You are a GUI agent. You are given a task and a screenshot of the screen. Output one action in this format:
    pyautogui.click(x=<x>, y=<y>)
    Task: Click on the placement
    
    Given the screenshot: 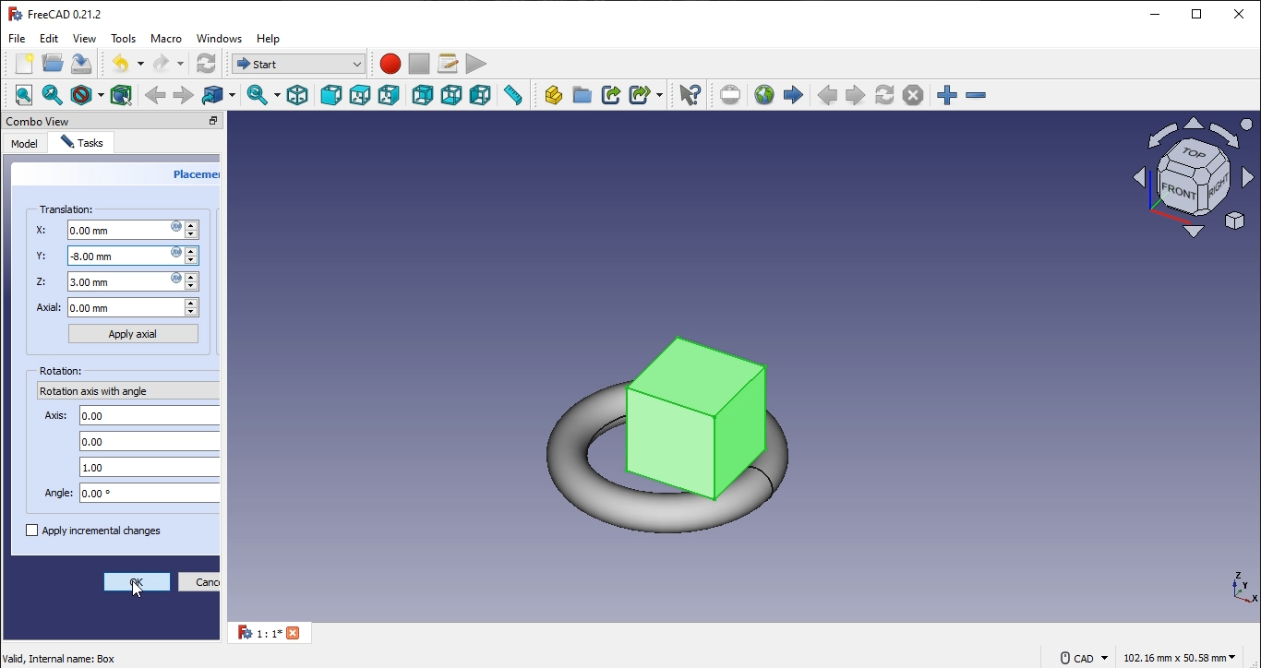 What is the action you would take?
    pyautogui.click(x=195, y=177)
    